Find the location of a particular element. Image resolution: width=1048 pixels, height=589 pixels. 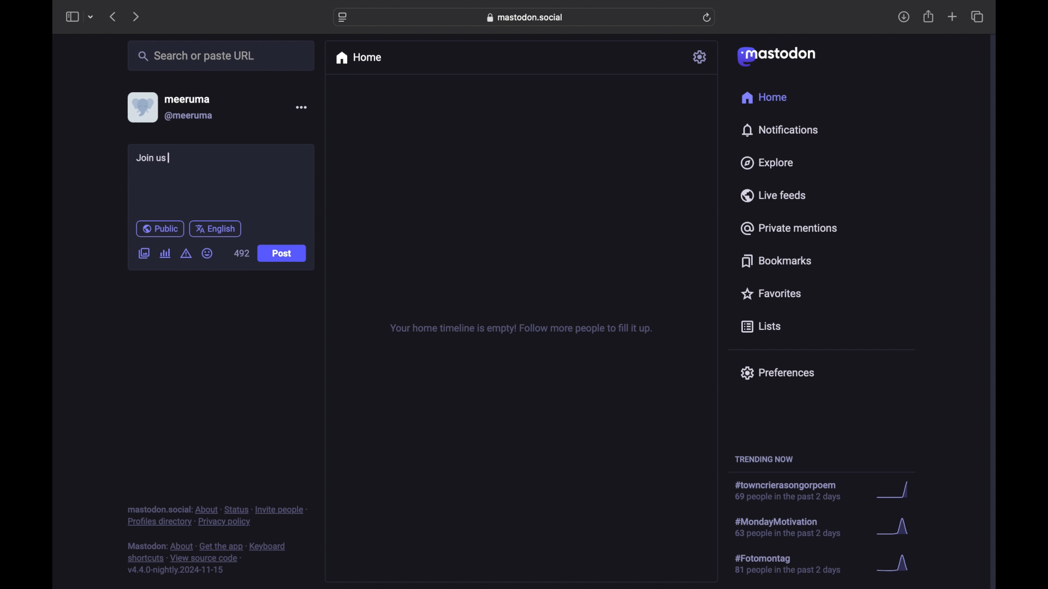

text cursor is located at coordinates (166, 159).